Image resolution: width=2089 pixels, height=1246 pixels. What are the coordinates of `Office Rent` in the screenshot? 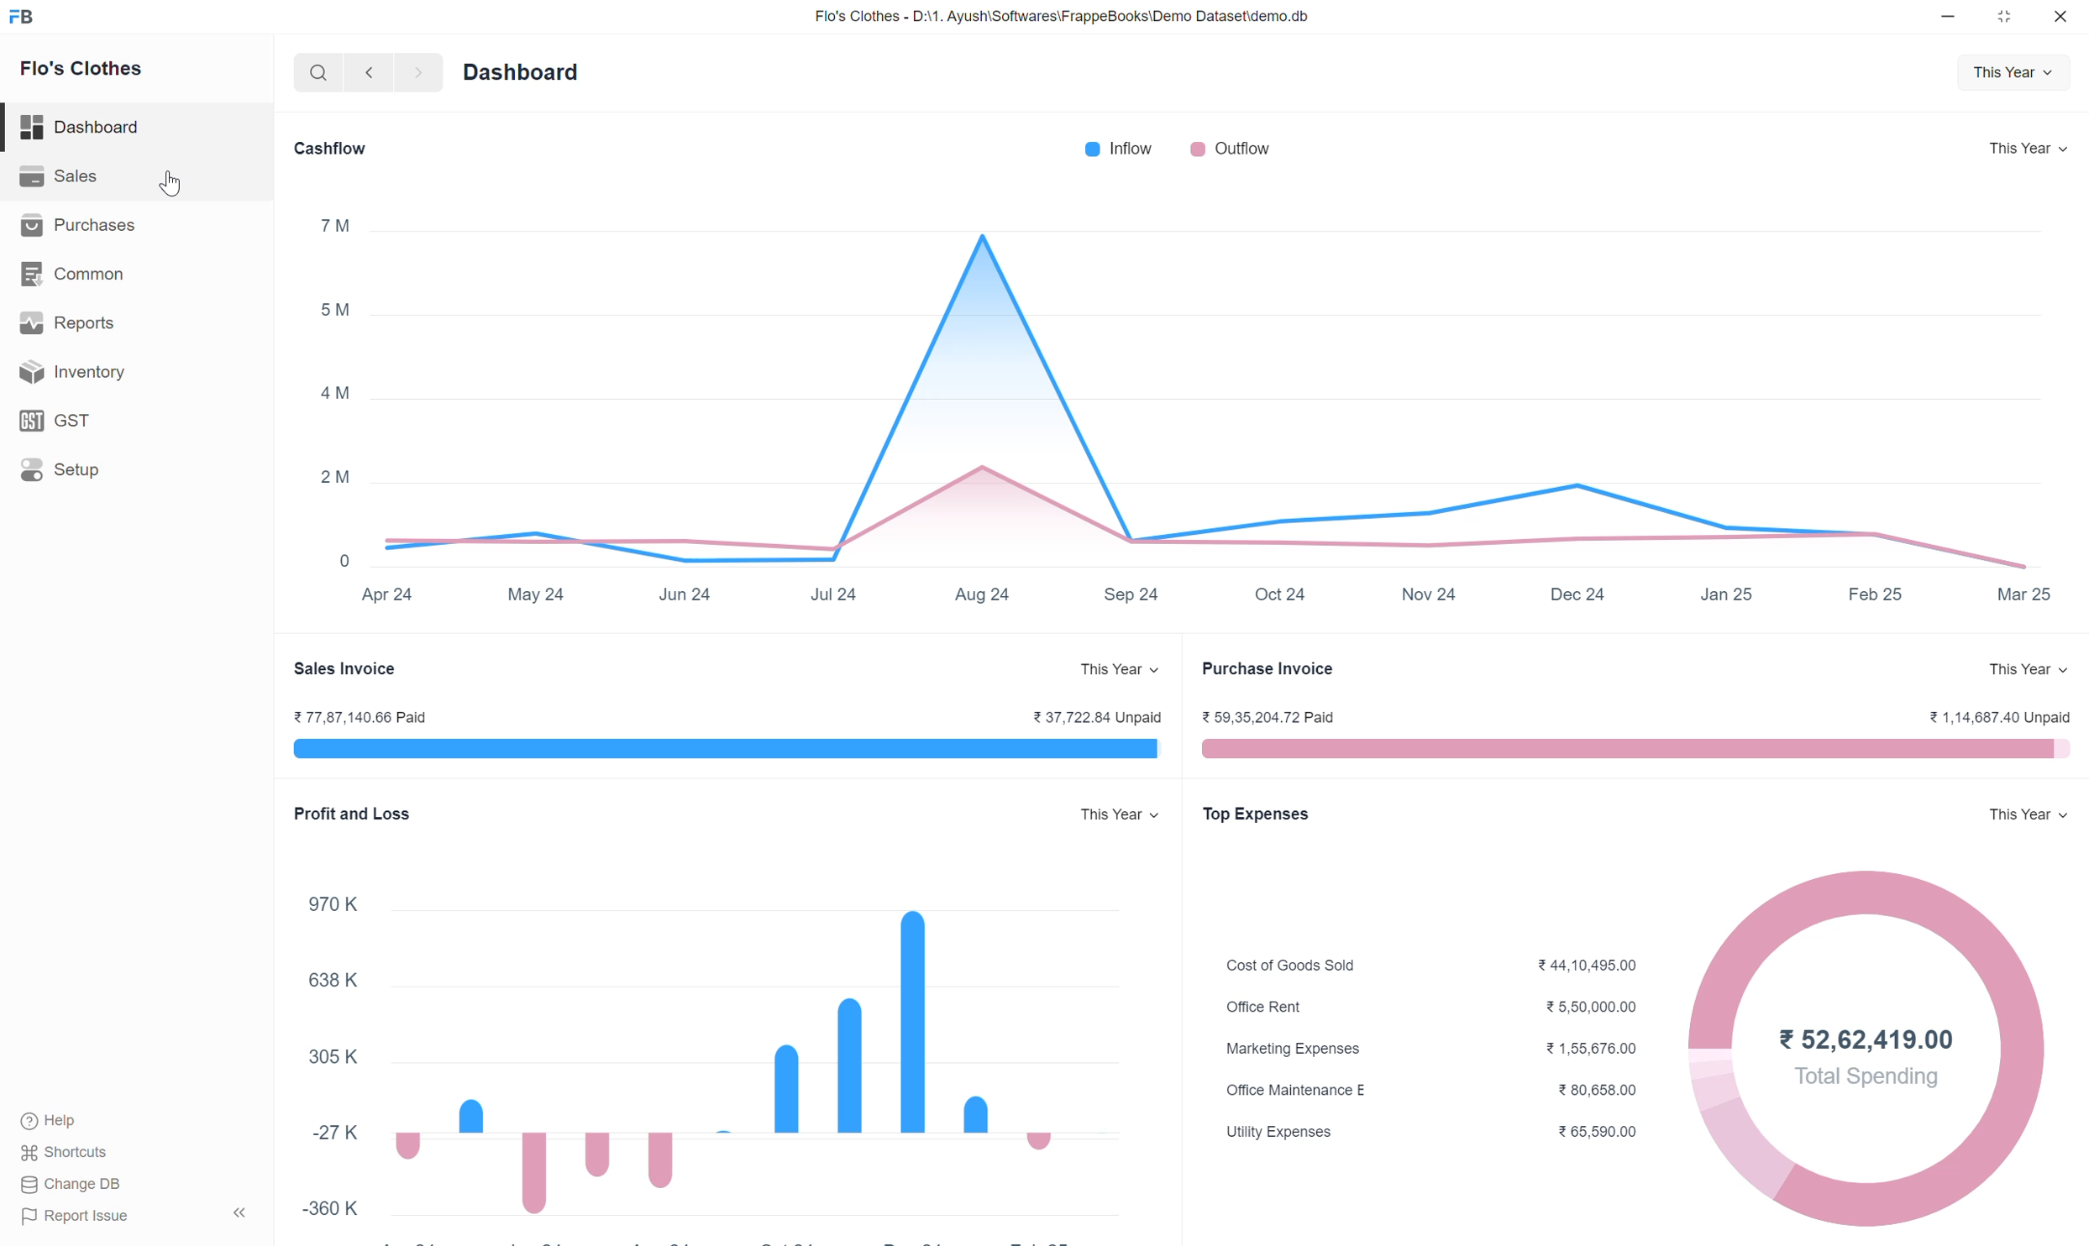 It's located at (1269, 1007).